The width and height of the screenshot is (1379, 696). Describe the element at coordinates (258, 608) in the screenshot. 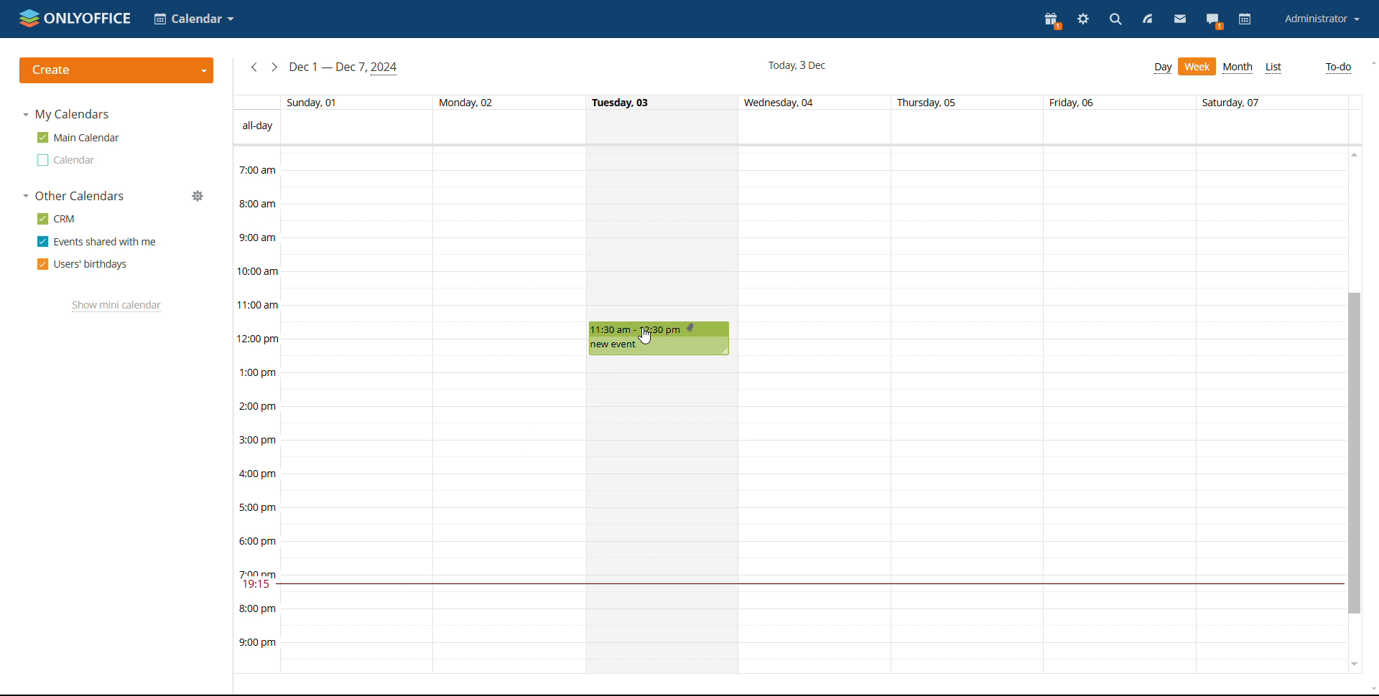

I see `8:00 pm` at that location.